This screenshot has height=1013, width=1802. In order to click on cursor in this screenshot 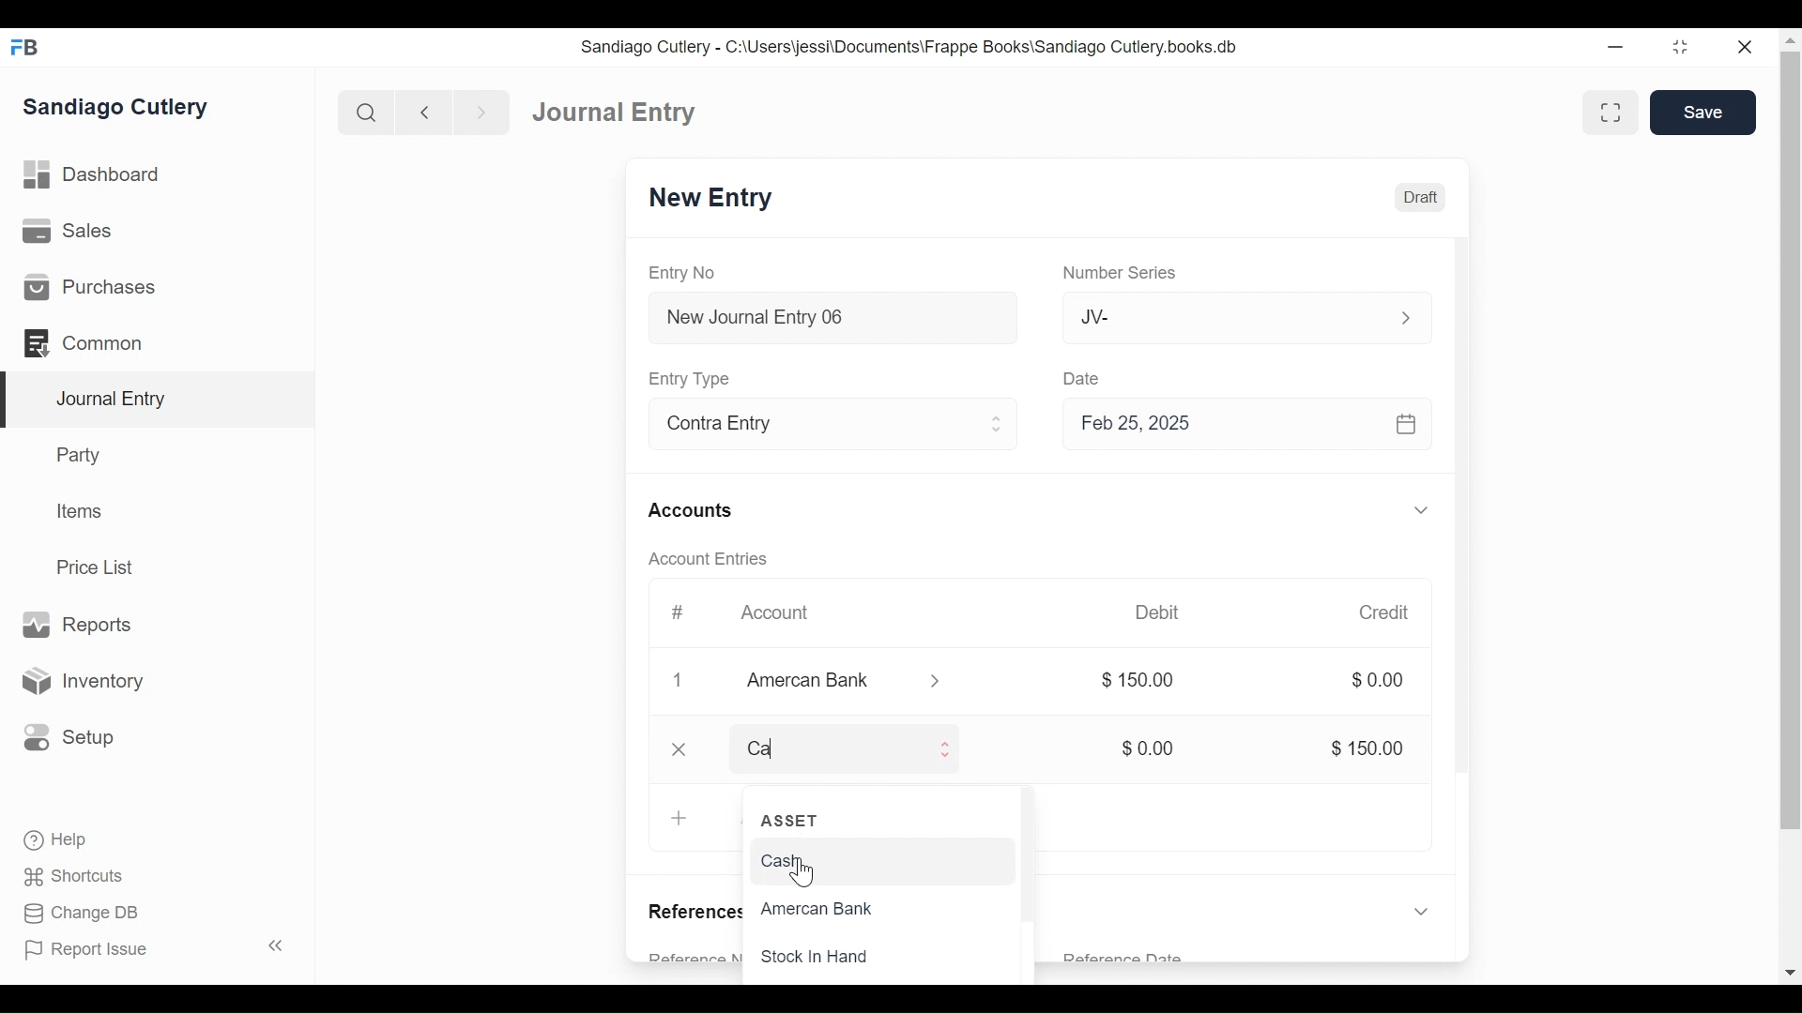, I will do `click(802, 872)`.